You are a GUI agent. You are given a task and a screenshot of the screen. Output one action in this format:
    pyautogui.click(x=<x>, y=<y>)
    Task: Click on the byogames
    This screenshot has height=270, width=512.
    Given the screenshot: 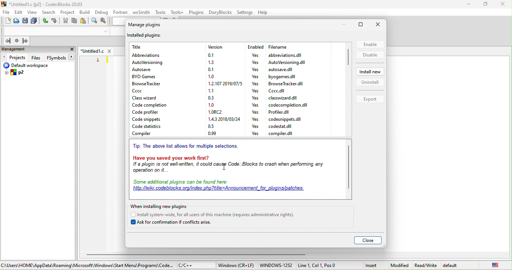 What is the action you would take?
    pyautogui.click(x=281, y=76)
    